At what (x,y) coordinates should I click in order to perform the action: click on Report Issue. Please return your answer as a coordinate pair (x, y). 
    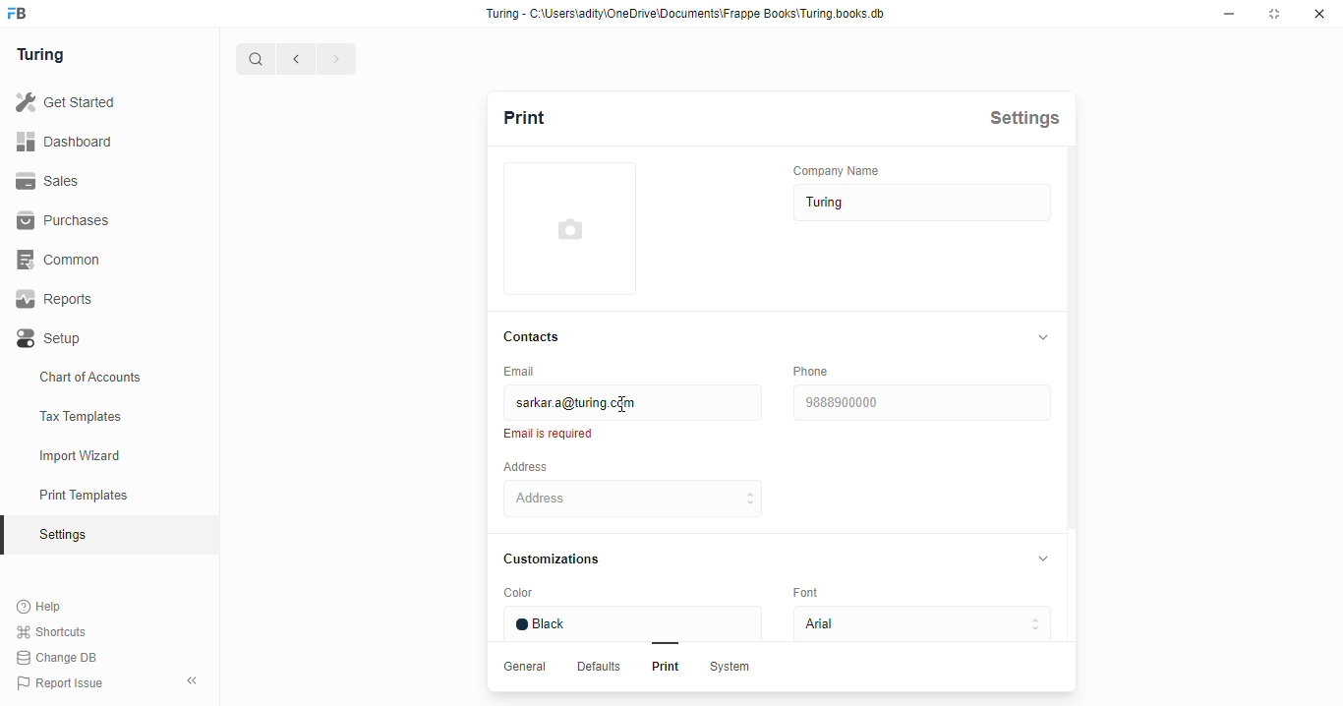
    Looking at the image, I should click on (69, 680).